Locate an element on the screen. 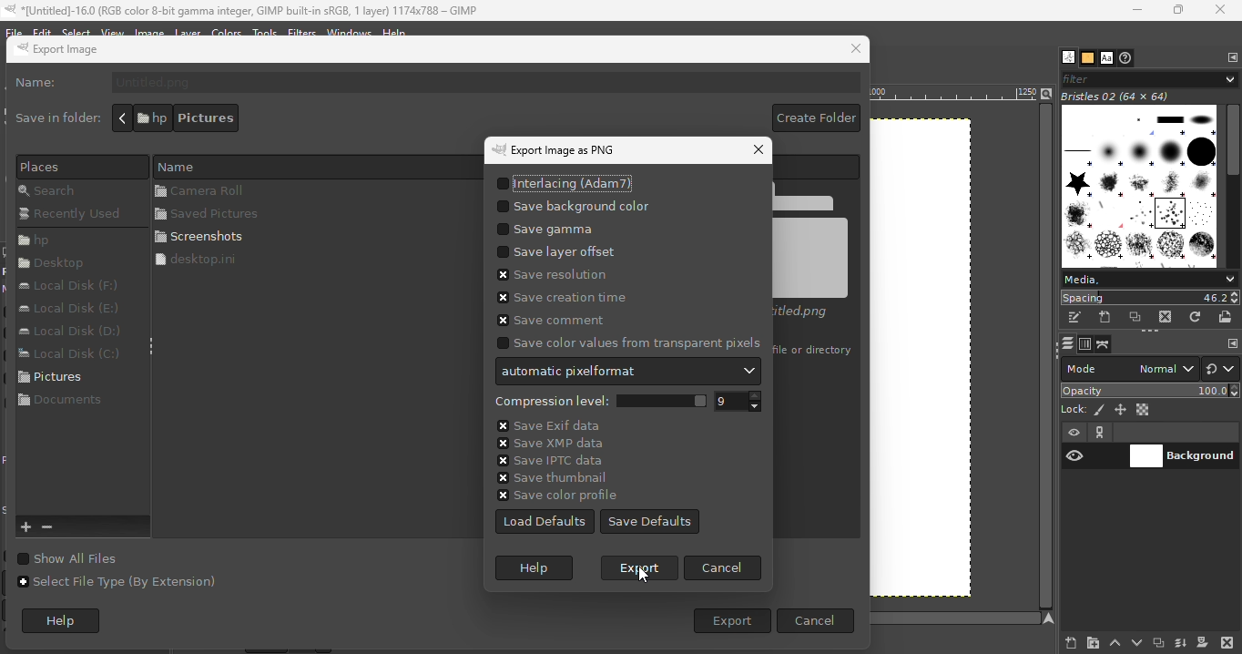  Save PTC data is located at coordinates (546, 457).